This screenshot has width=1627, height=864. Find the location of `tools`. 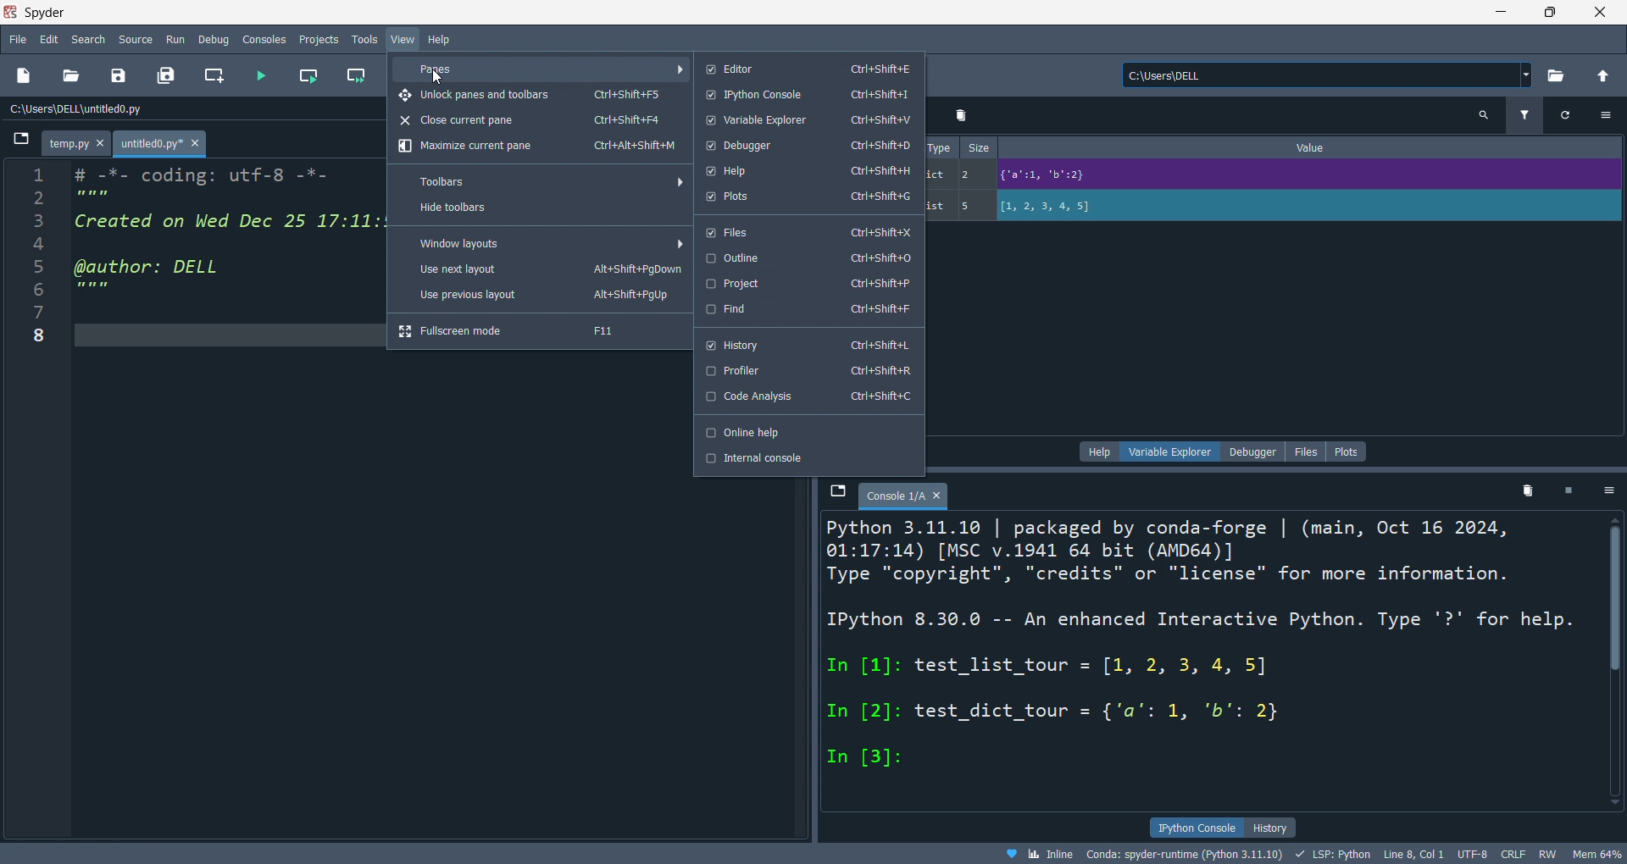

tools is located at coordinates (363, 40).